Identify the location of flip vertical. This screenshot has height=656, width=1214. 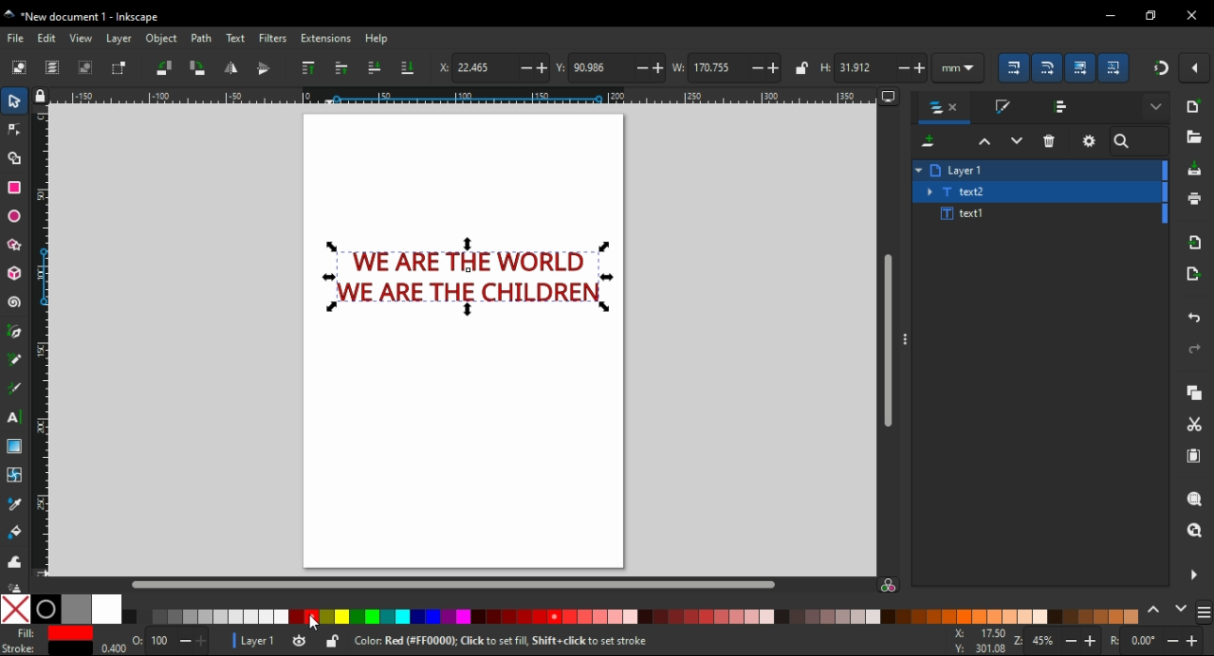
(264, 68).